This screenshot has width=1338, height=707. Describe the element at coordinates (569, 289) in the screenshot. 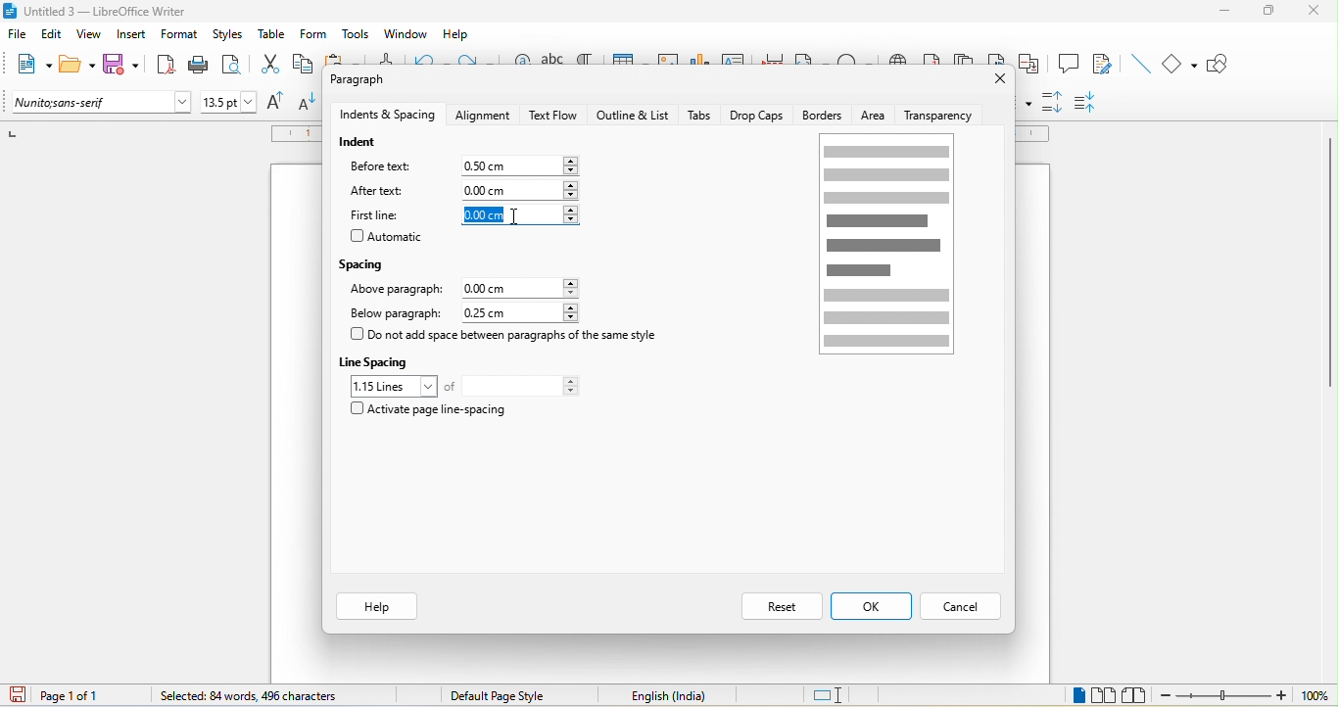

I see `increase or decrease` at that location.